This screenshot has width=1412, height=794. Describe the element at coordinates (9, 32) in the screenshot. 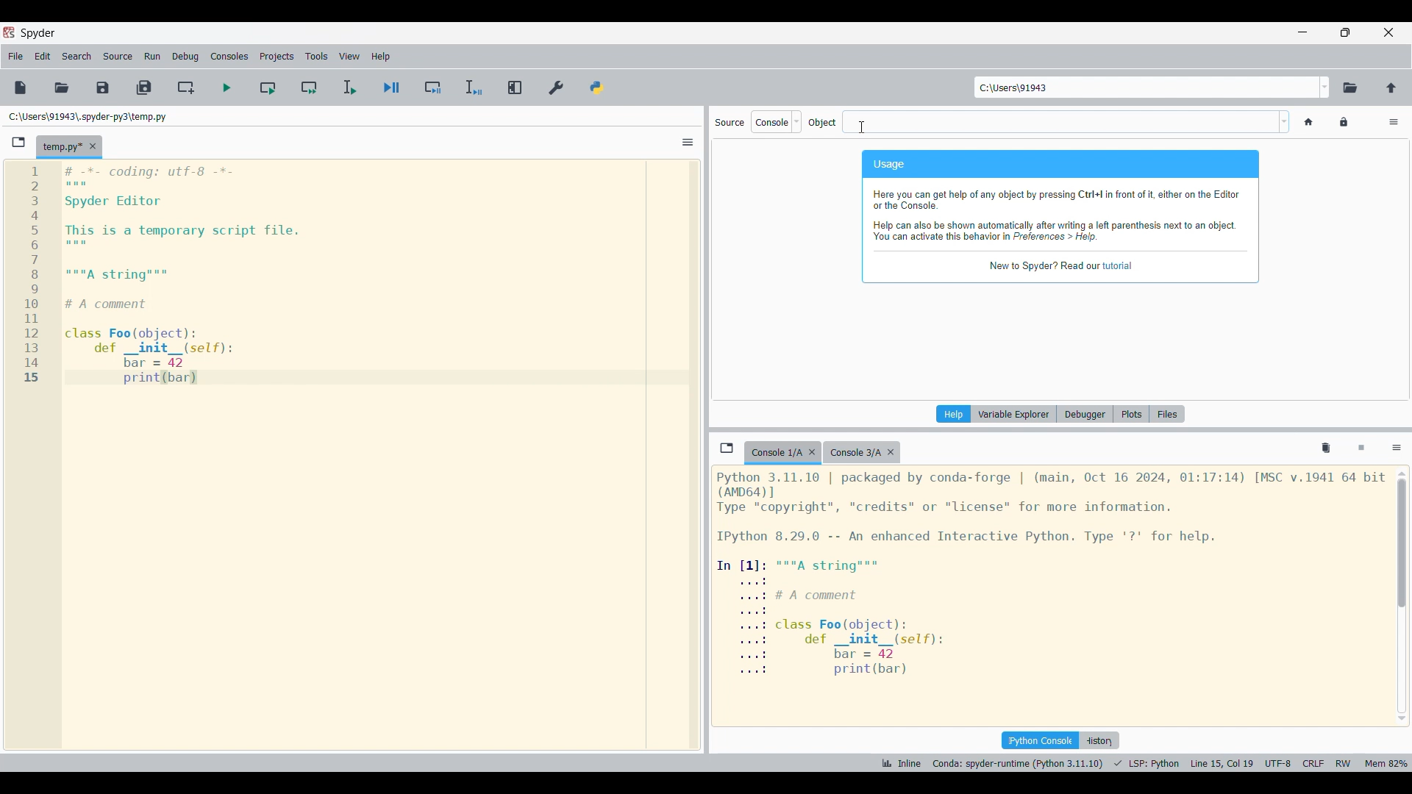

I see `Software logo` at that location.